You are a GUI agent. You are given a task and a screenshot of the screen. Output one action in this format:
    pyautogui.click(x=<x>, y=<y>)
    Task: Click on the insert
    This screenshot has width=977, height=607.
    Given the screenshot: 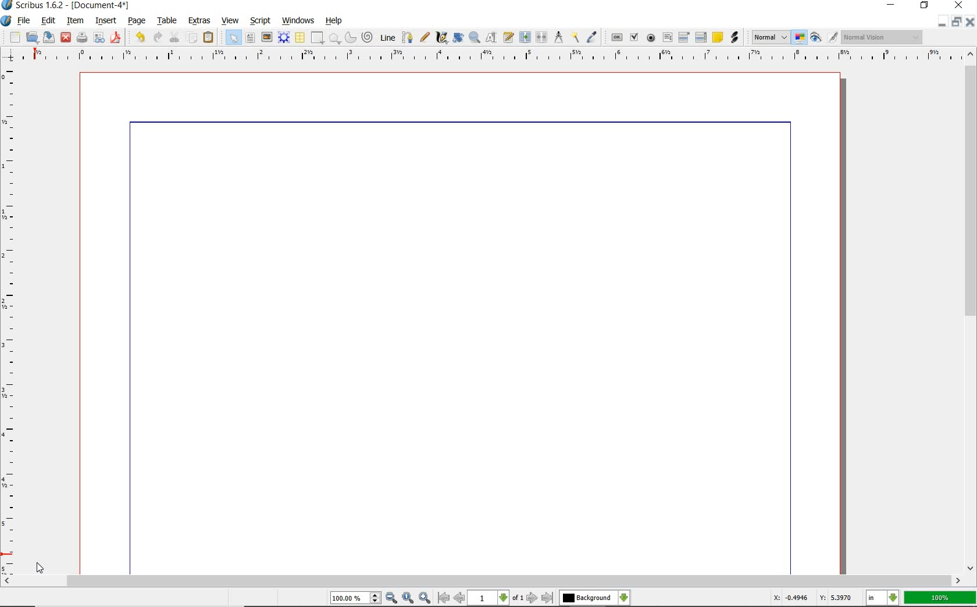 What is the action you would take?
    pyautogui.click(x=105, y=20)
    